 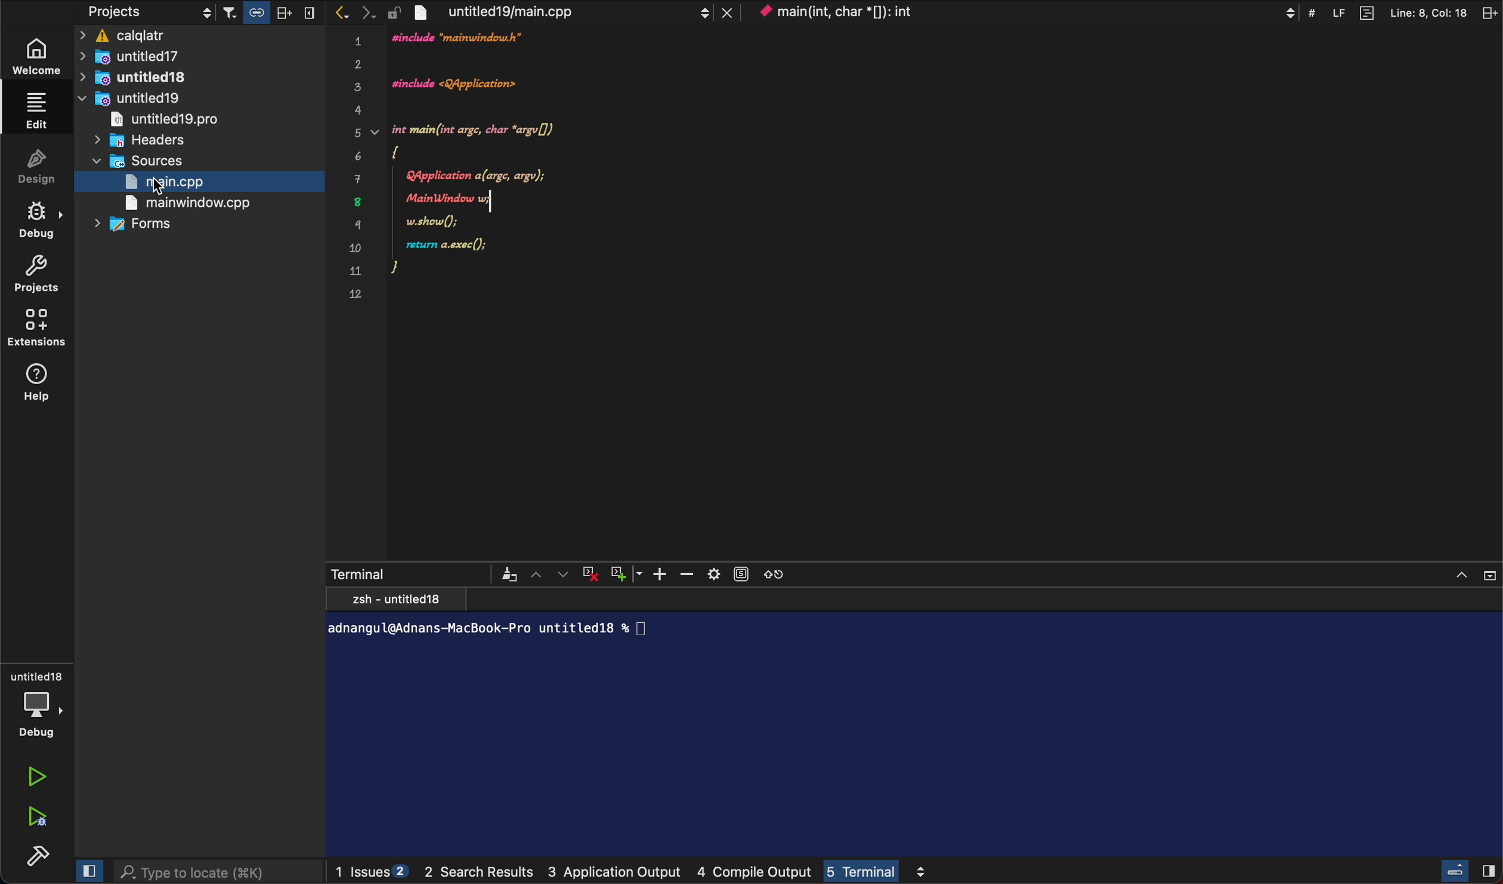 I want to click on debug, so click(x=45, y=221).